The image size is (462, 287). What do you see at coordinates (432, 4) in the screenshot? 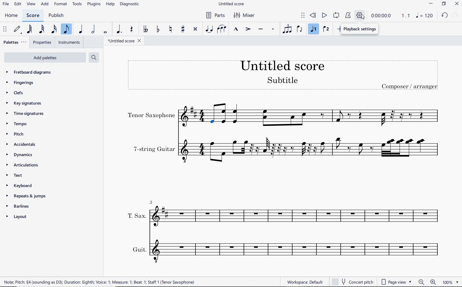
I see `MINIMIZE` at bounding box center [432, 4].